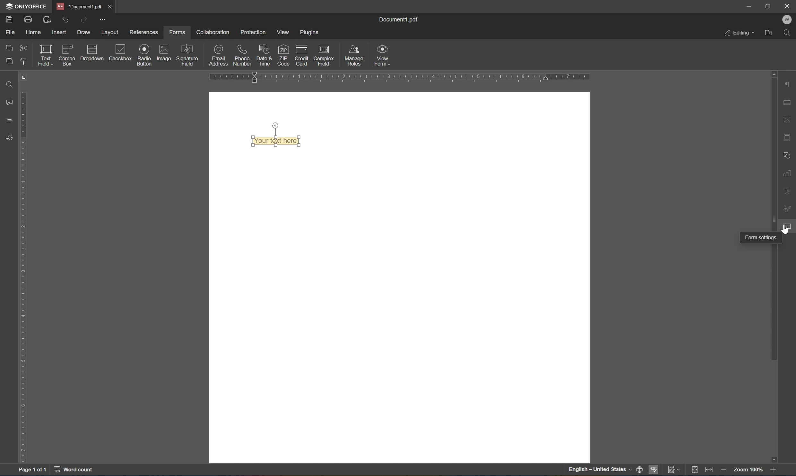 Image resolution: width=796 pixels, height=476 pixels. Describe the element at coordinates (103, 18) in the screenshot. I see `customize quick access toolbar` at that location.